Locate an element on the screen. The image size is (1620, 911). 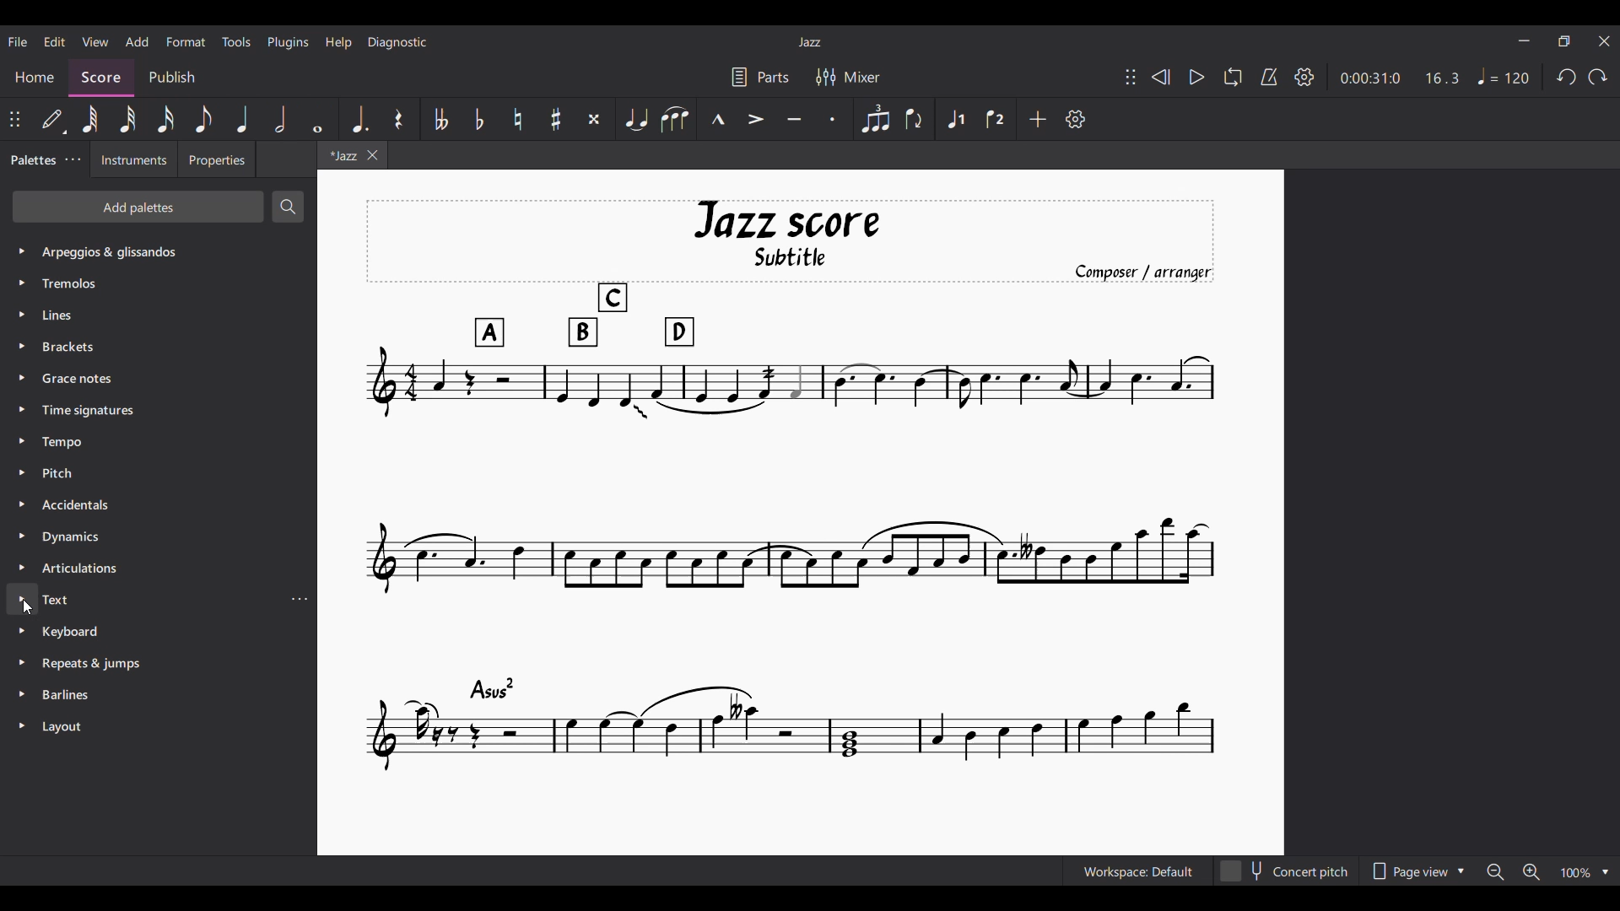
Current score title is located at coordinates (810, 42).